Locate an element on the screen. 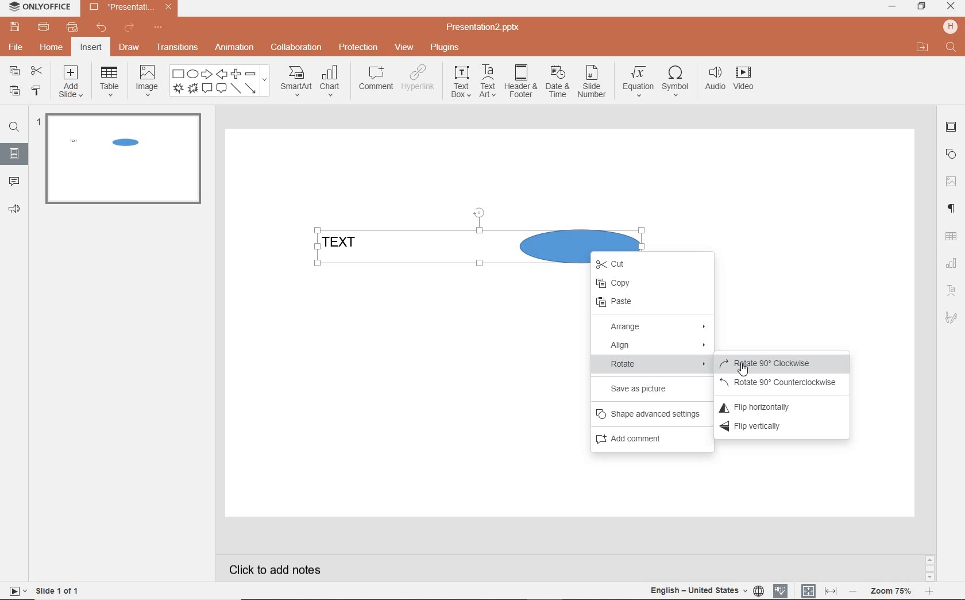 The width and height of the screenshot is (965, 600). CLICK TO ADD NOTES is located at coordinates (277, 568).